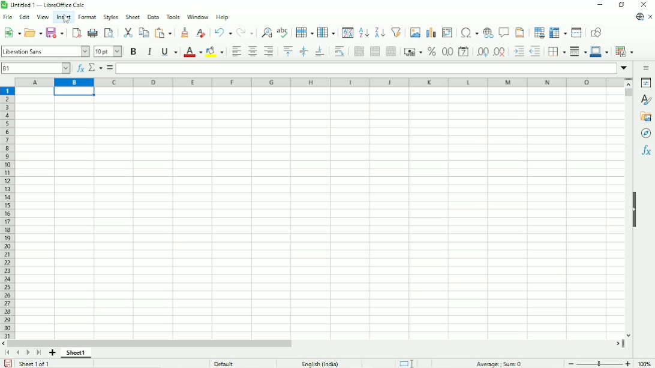 This screenshot has width=655, height=368. What do you see at coordinates (407, 362) in the screenshot?
I see `Standard selection` at bounding box center [407, 362].